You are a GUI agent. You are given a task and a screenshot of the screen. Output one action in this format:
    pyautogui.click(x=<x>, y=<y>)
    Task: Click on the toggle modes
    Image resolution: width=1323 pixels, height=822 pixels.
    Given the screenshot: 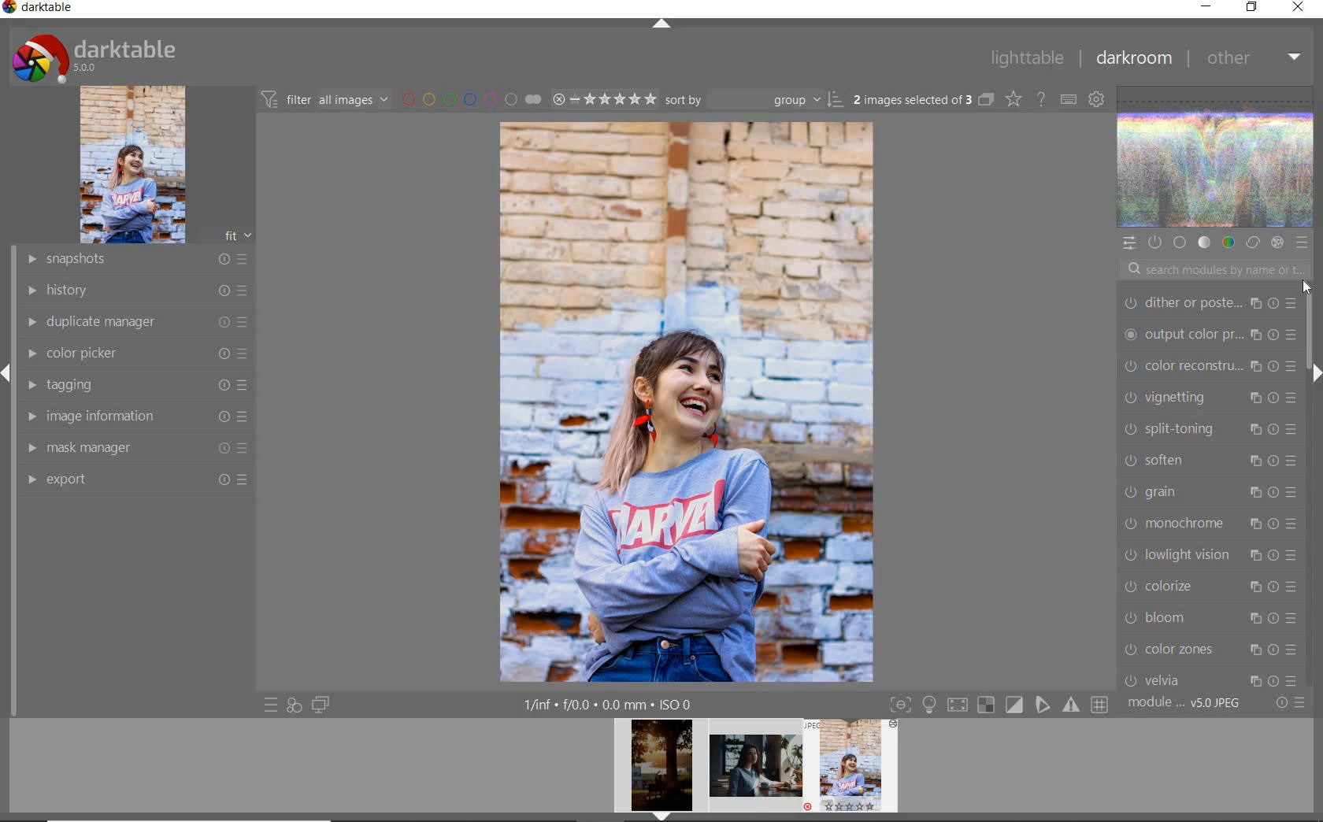 What is the action you would take?
    pyautogui.click(x=999, y=703)
    